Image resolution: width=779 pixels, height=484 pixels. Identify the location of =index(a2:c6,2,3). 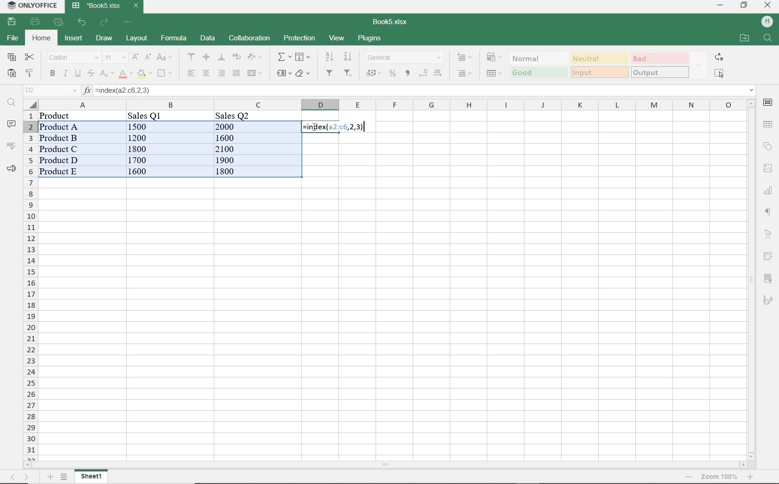
(425, 90).